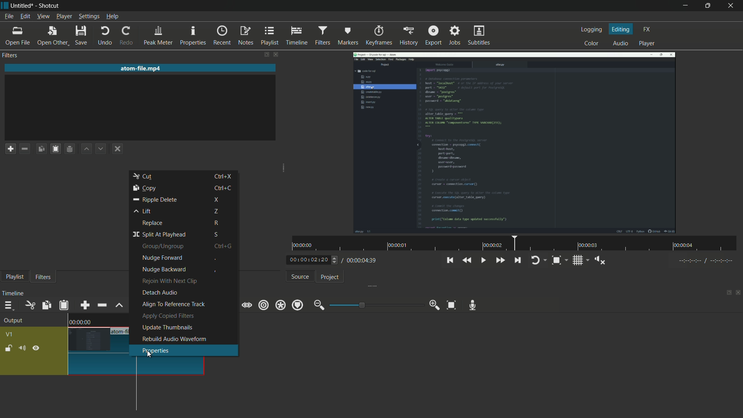 This screenshot has width=743, height=418. I want to click on view menu, so click(44, 17).